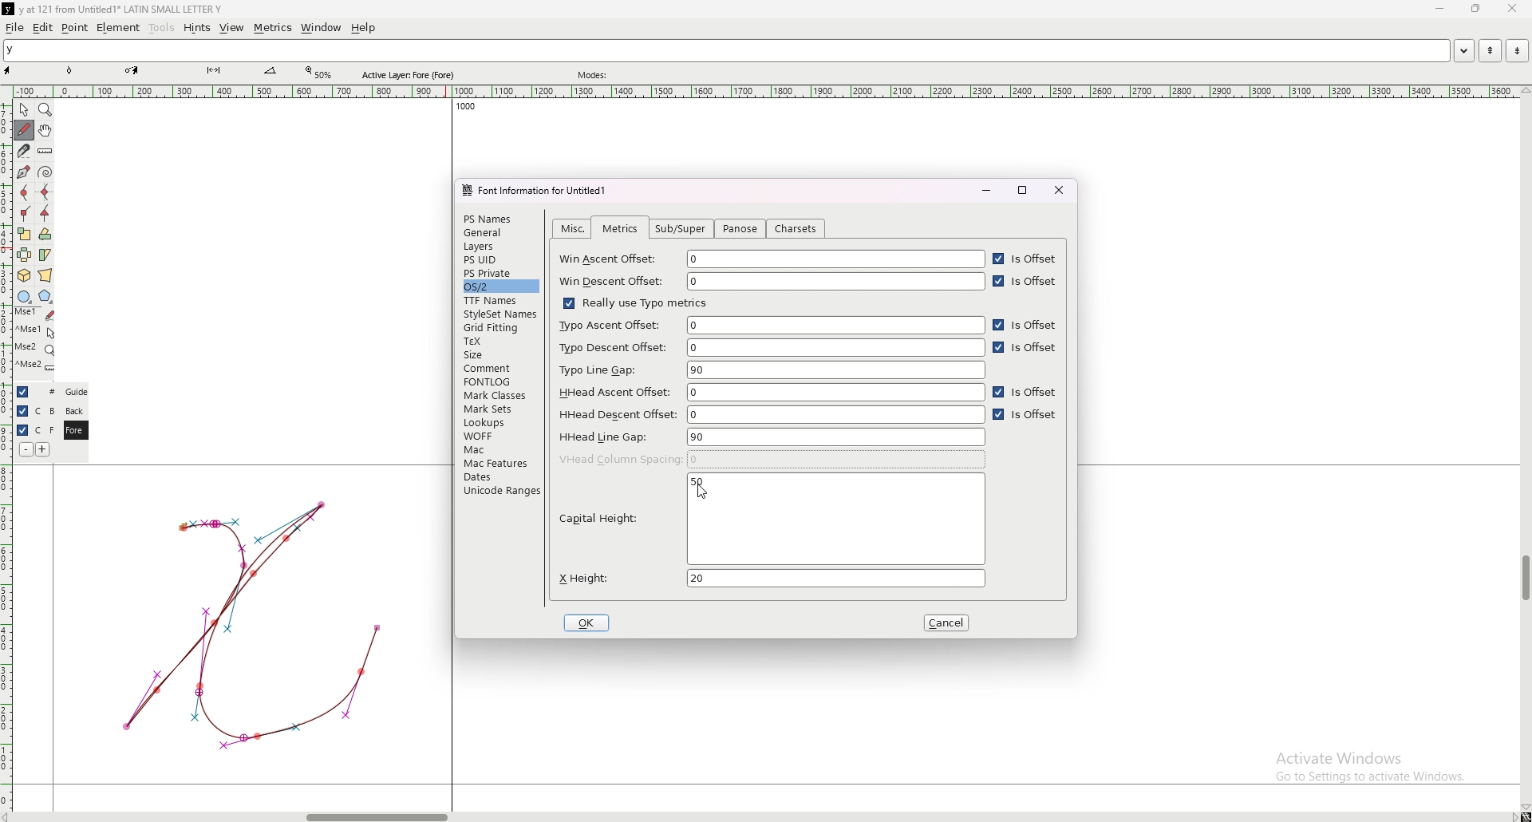  What do you see at coordinates (74, 411) in the screenshot?
I see `back` at bounding box center [74, 411].